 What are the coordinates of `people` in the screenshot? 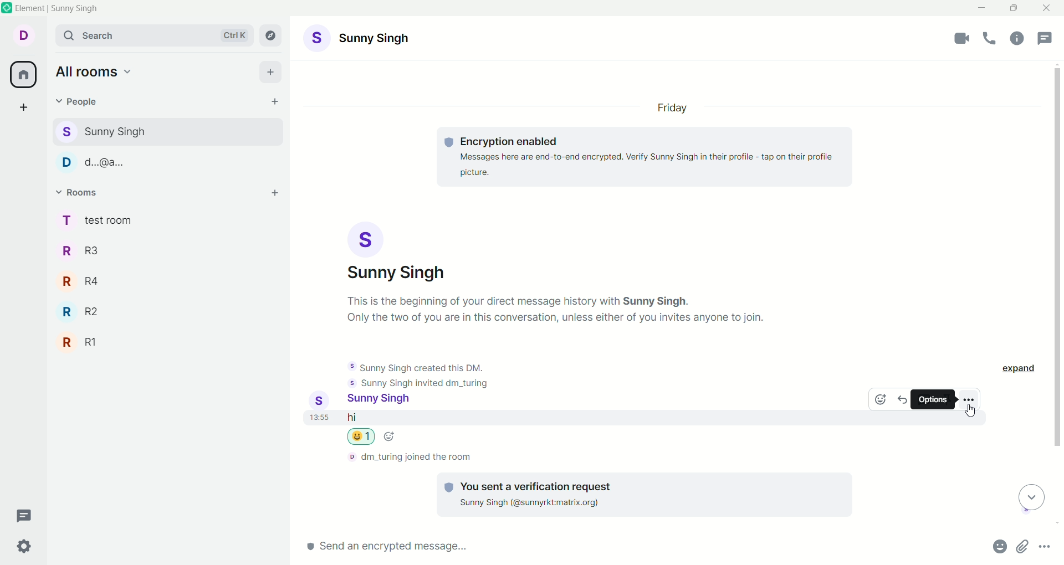 It's located at (79, 101).